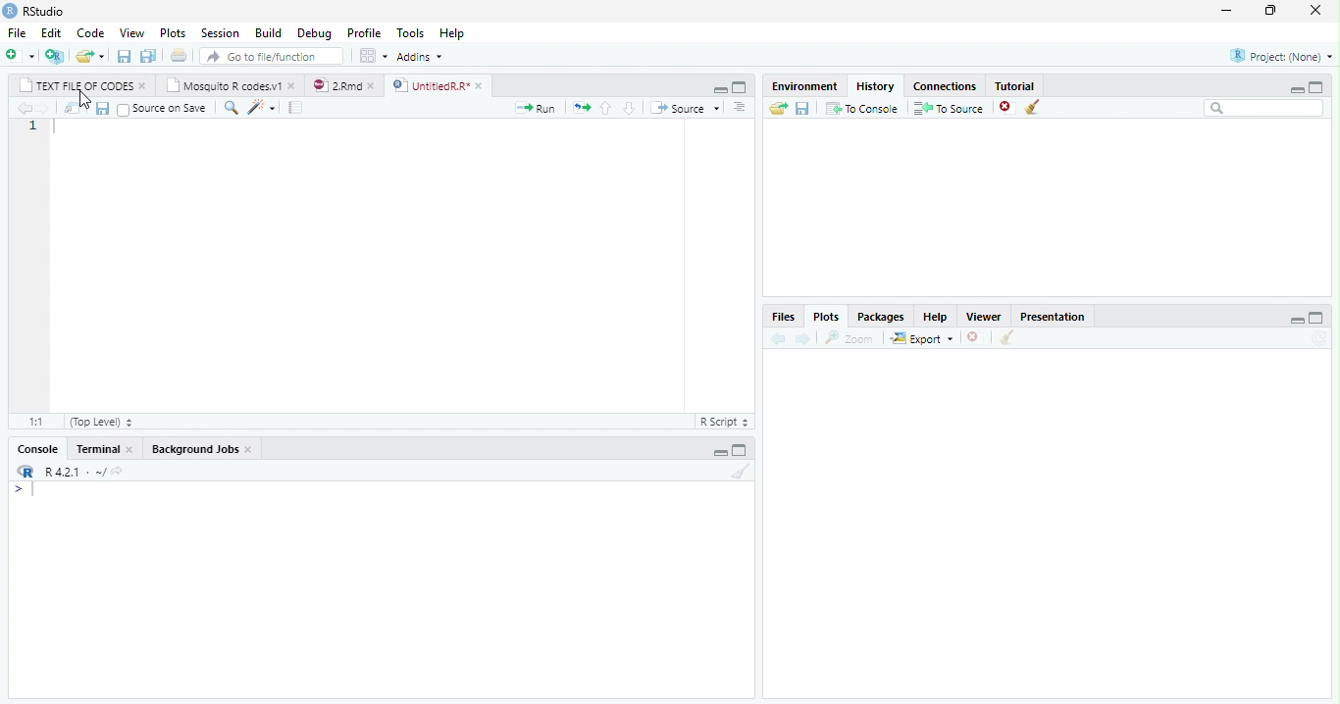 The width and height of the screenshot is (1340, 704). What do you see at coordinates (230, 107) in the screenshot?
I see `find and replace` at bounding box center [230, 107].